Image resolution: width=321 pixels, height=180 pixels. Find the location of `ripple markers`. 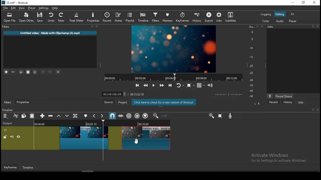

ripple markers is located at coordinates (145, 115).